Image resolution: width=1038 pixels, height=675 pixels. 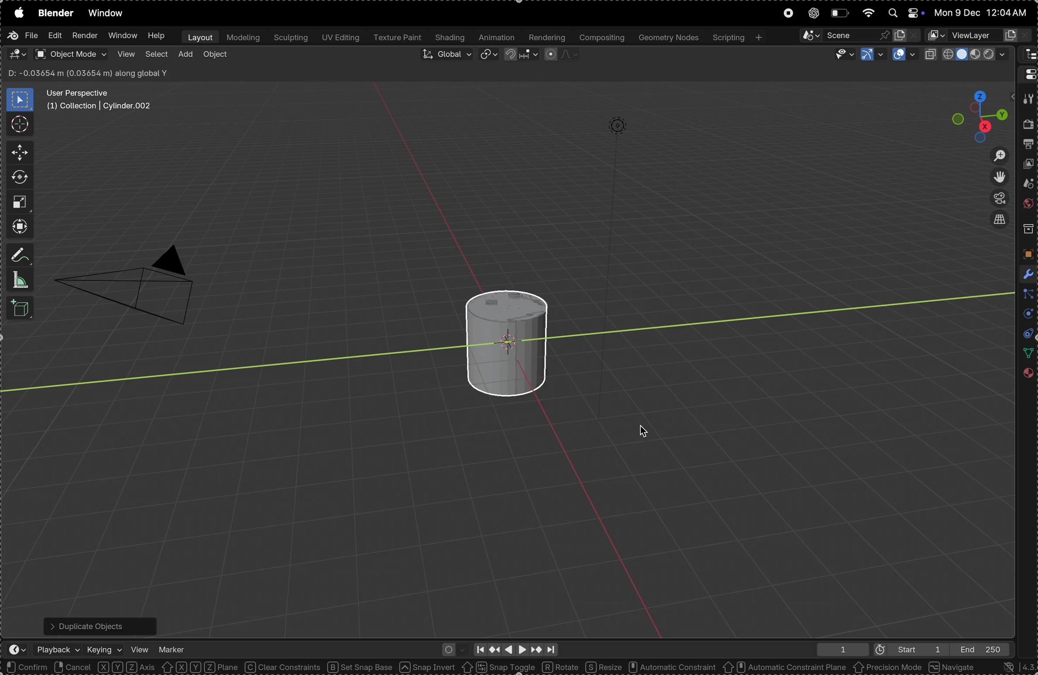 I want to click on marker, so click(x=172, y=647).